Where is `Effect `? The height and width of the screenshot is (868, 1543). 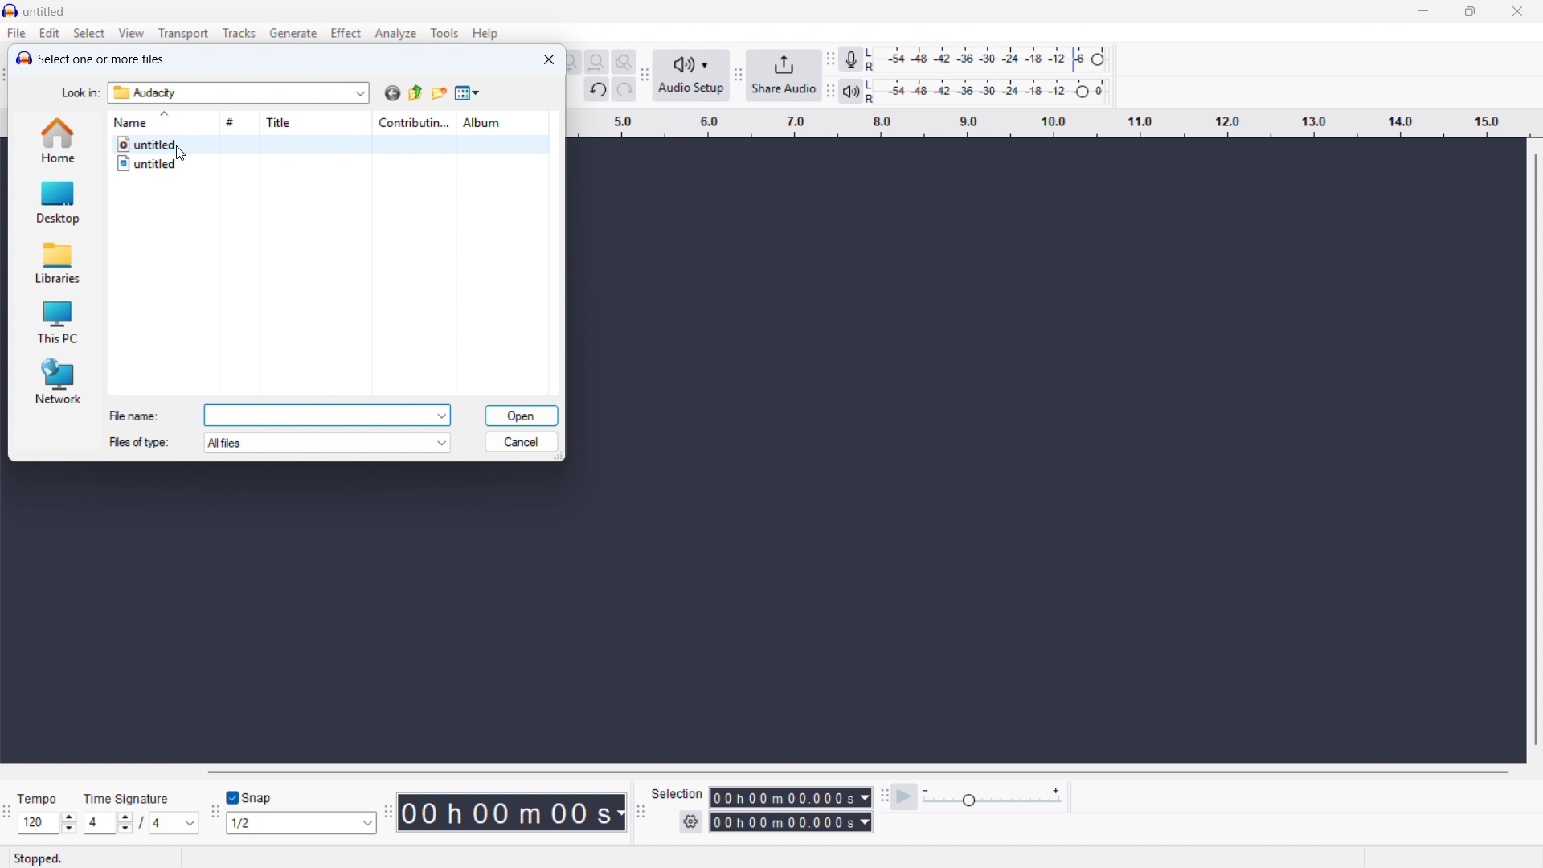 Effect  is located at coordinates (346, 33).